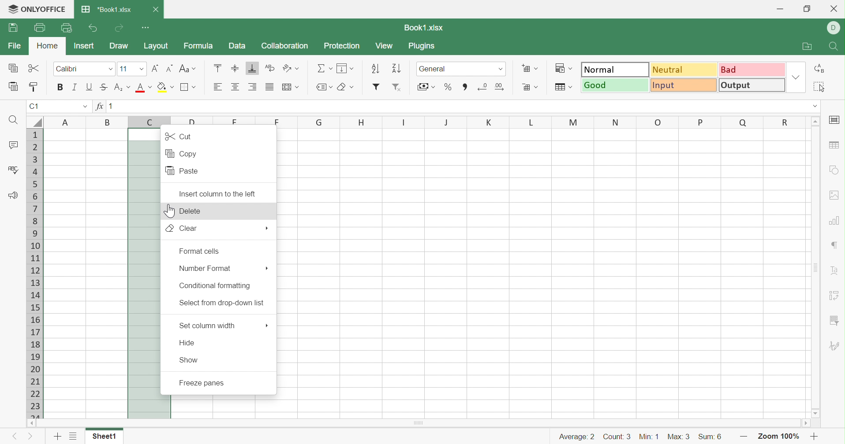 Image resolution: width=845 pixels, height=444 pixels. What do you see at coordinates (60, 89) in the screenshot?
I see `Bold` at bounding box center [60, 89].